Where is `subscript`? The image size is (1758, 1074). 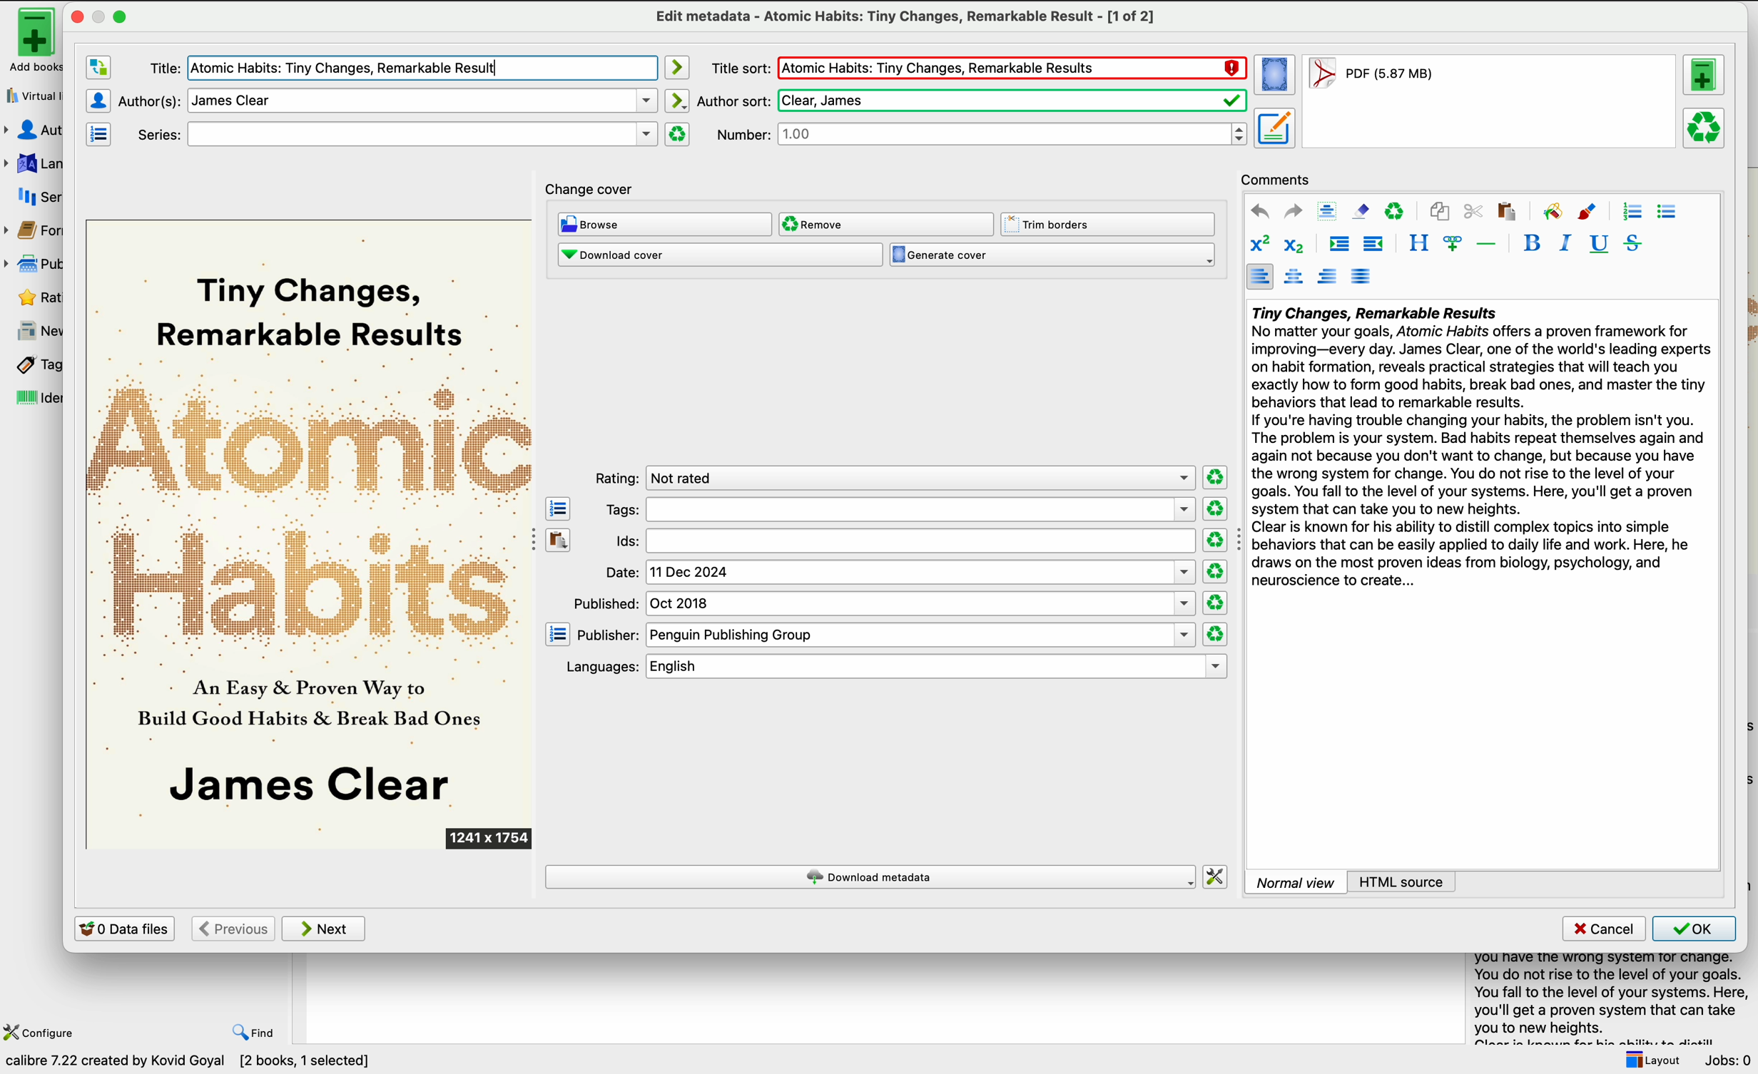
subscript is located at coordinates (1297, 245).